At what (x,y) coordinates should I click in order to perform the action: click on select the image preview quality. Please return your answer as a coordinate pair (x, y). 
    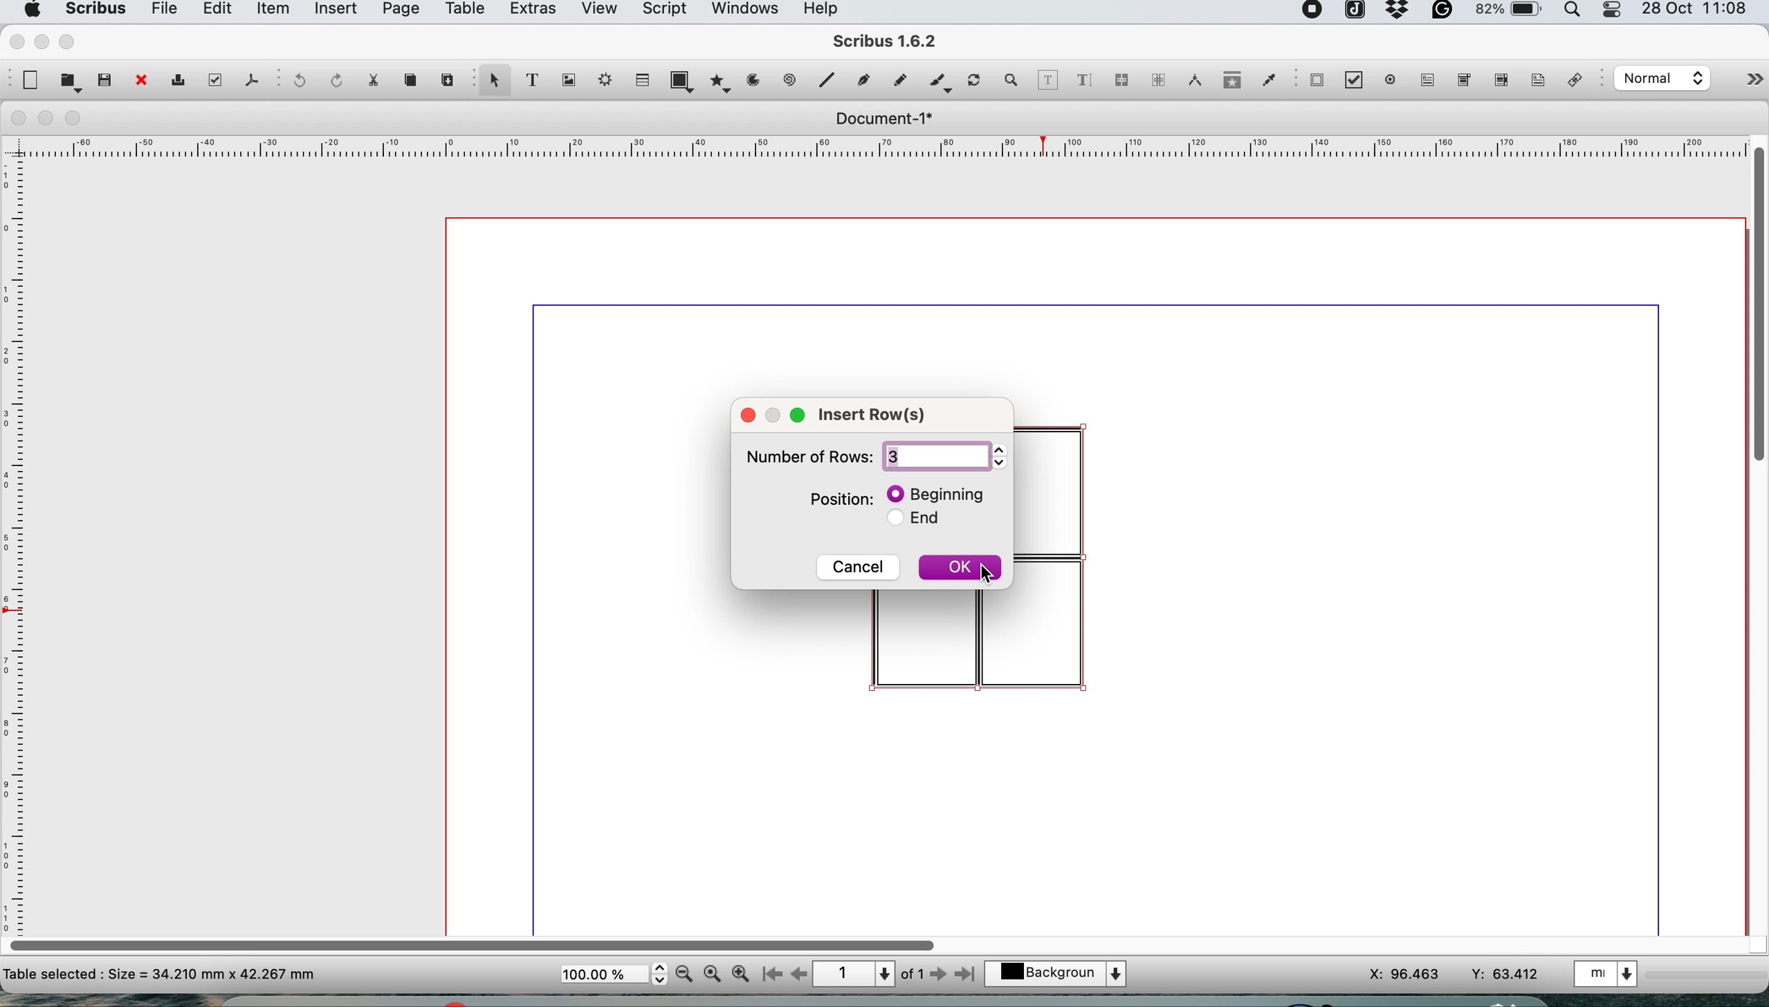
    Looking at the image, I should click on (1659, 78).